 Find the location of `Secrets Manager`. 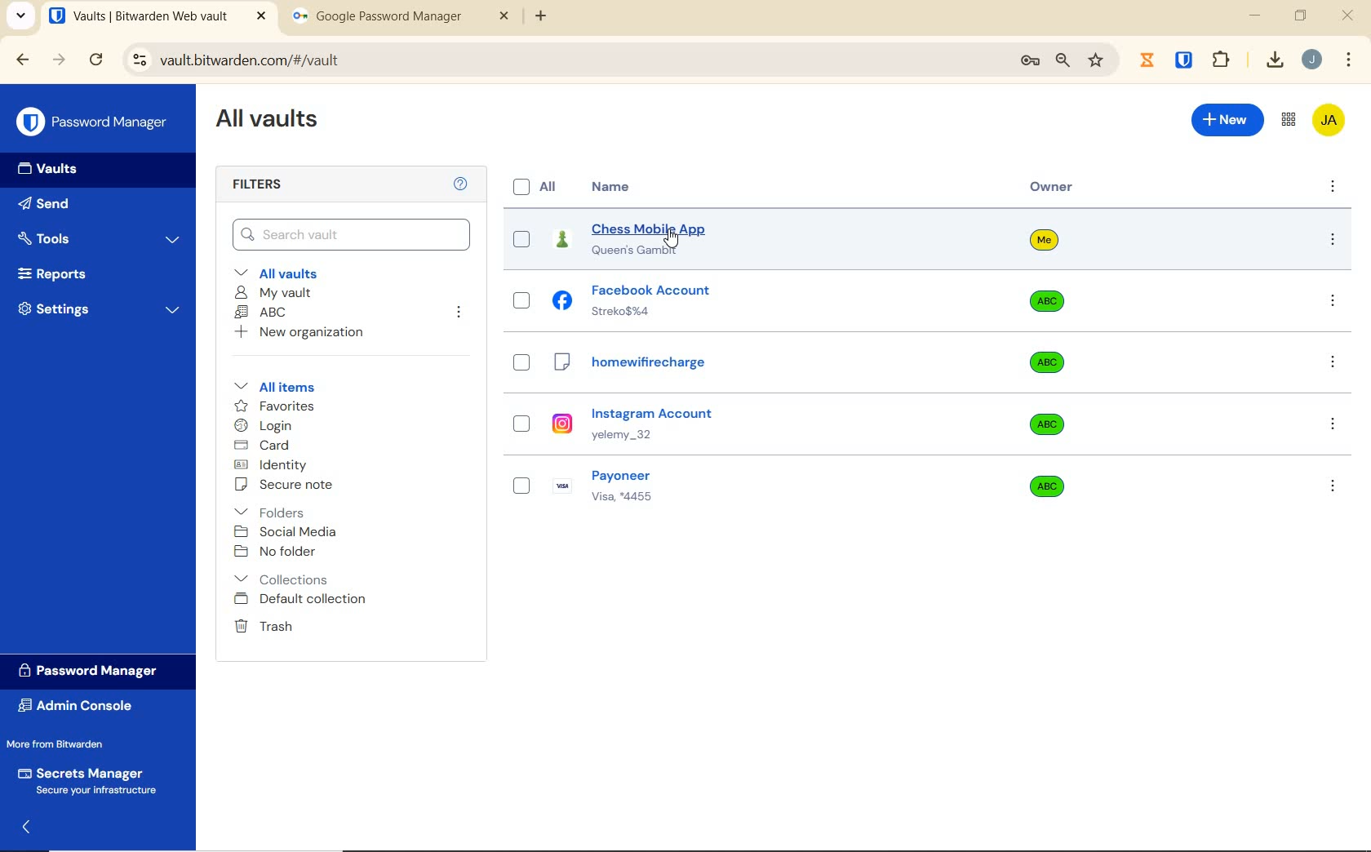

Secrets Manager is located at coordinates (98, 779).